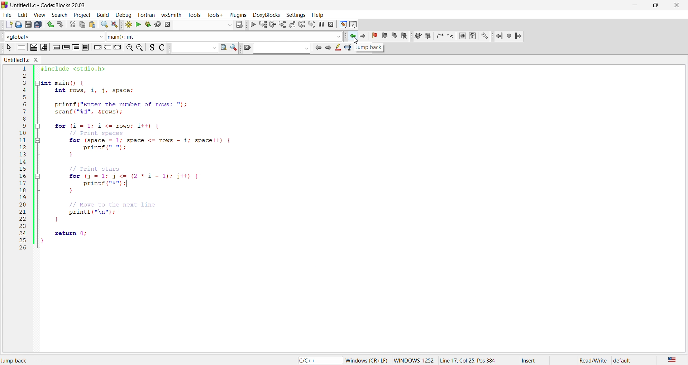 This screenshot has height=365, width=688. I want to click on debug, so click(123, 14).